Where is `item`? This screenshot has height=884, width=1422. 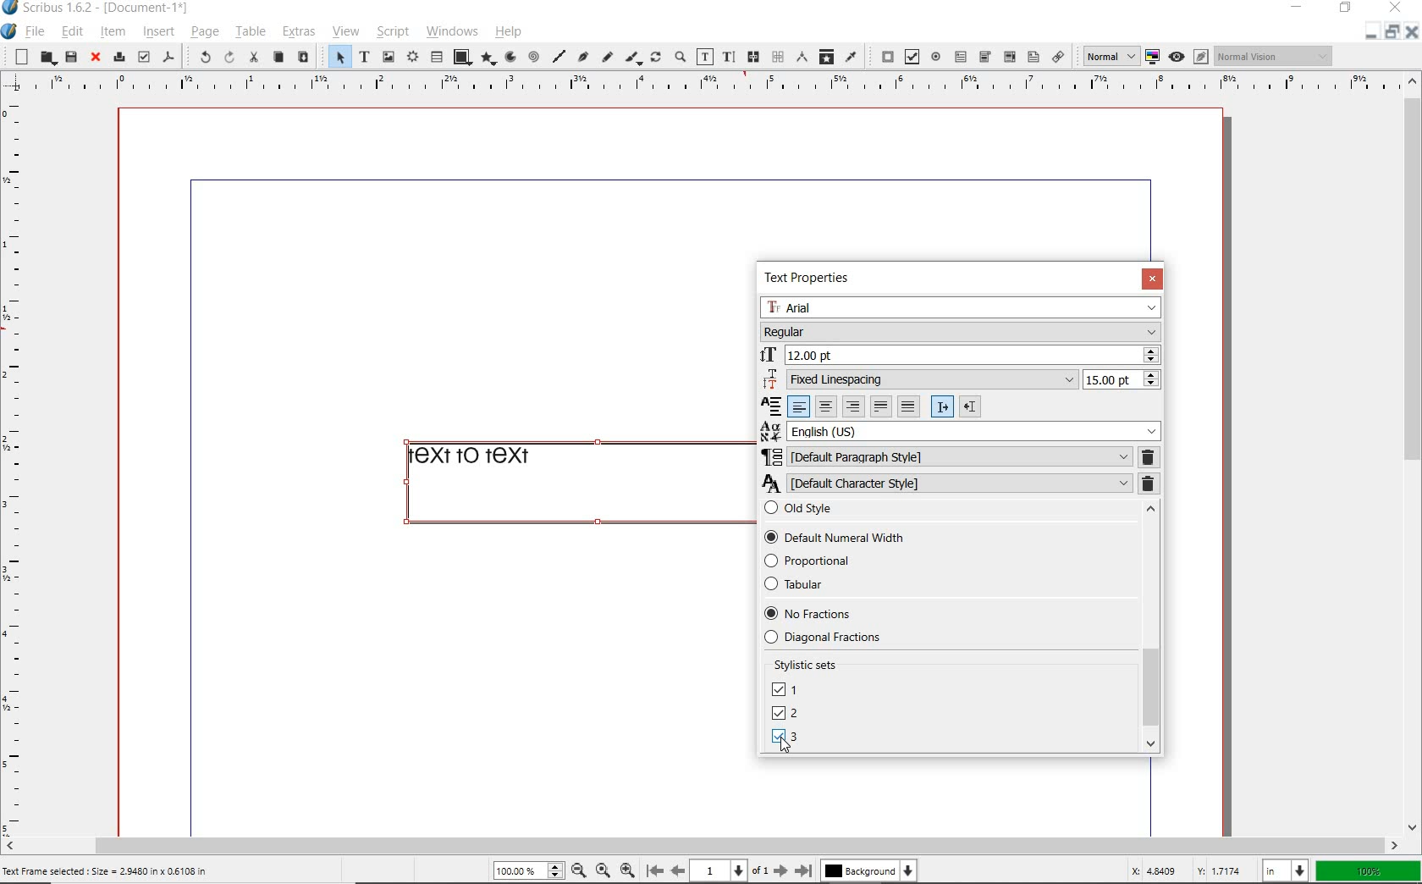
item is located at coordinates (113, 31).